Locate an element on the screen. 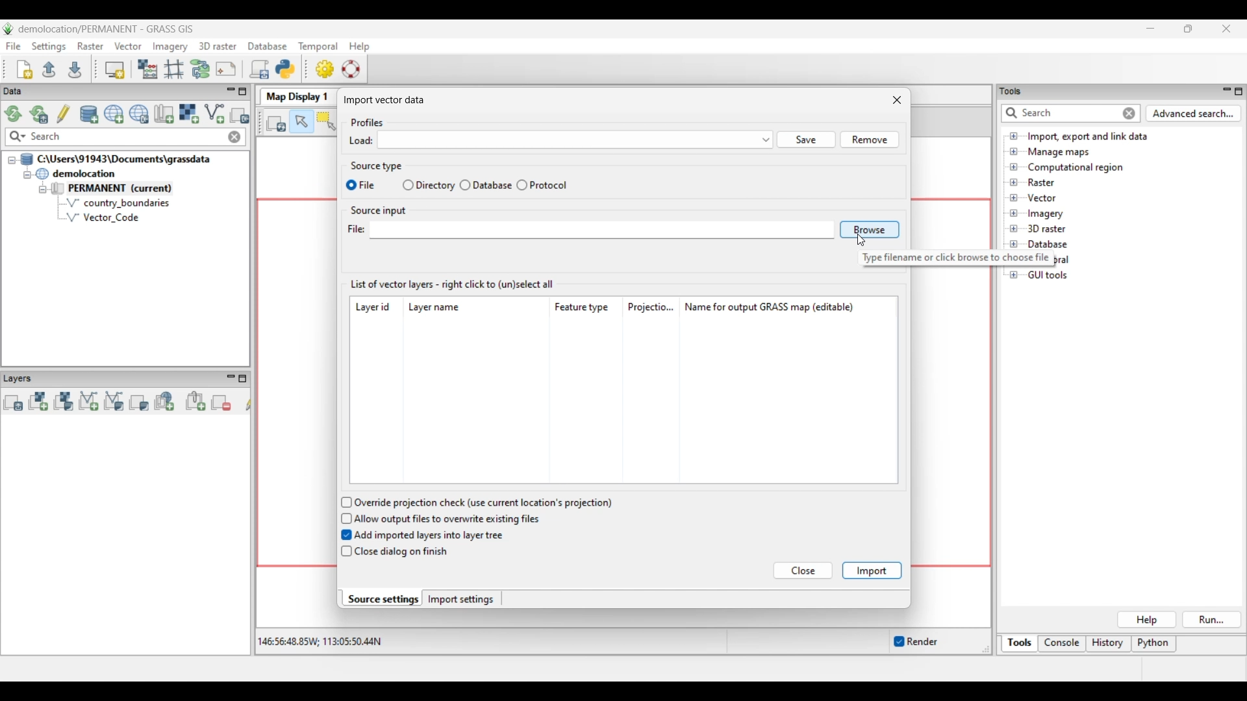 This screenshot has height=701, width=1247. Co-ordinates of the cursor within the display area is located at coordinates (318, 642).